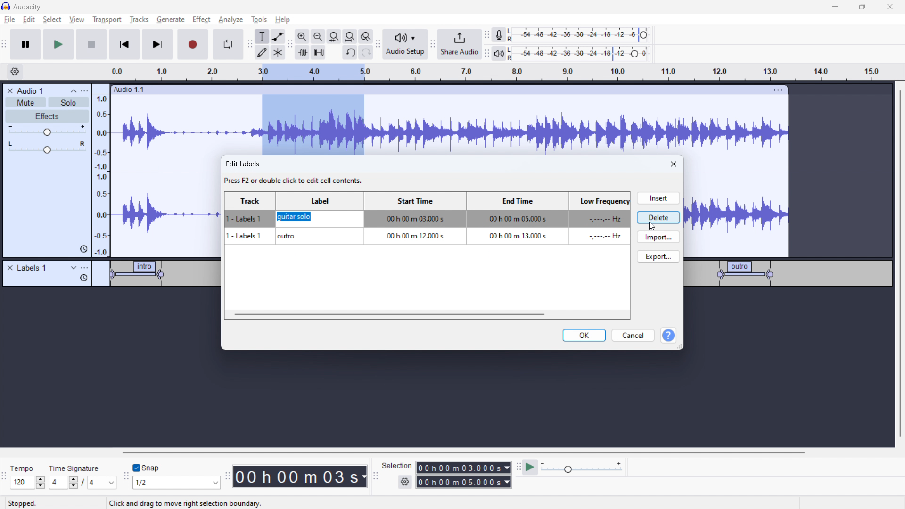 The image size is (905, 509). I want to click on menu, so click(85, 91).